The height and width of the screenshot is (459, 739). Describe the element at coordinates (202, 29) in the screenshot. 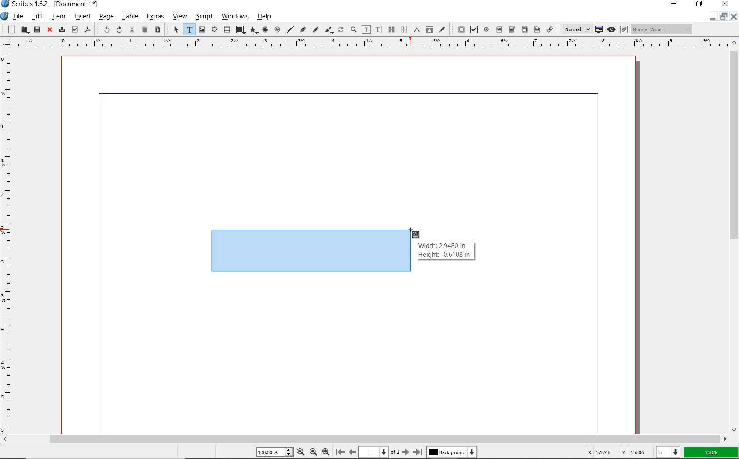

I see `image frame` at that location.